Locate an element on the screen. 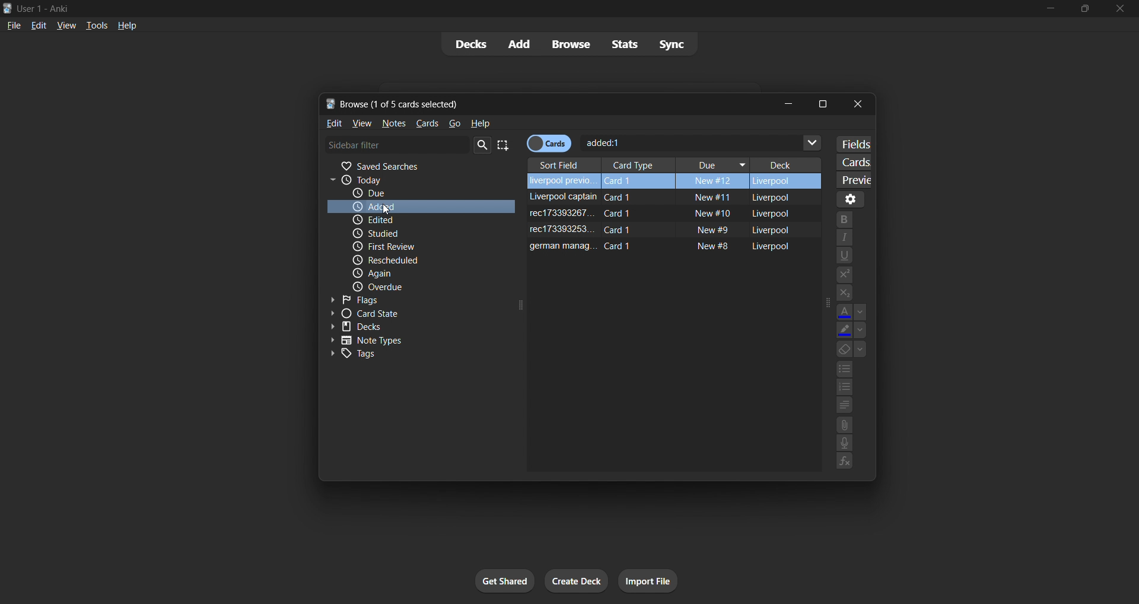 The height and width of the screenshot is (604, 1139). close is located at coordinates (857, 104).